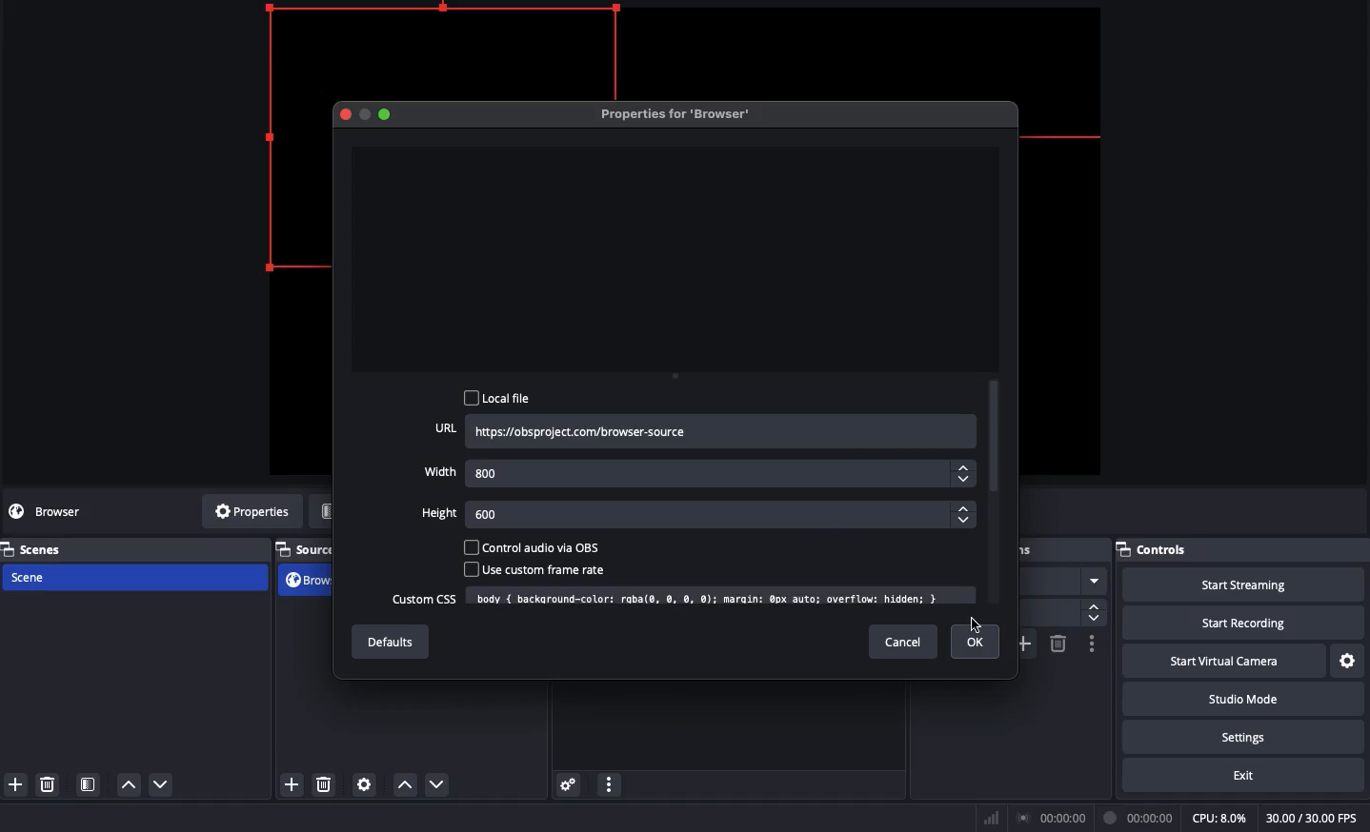 This screenshot has height=832, width=1370. What do you see at coordinates (1154, 549) in the screenshot?
I see `Controls` at bounding box center [1154, 549].